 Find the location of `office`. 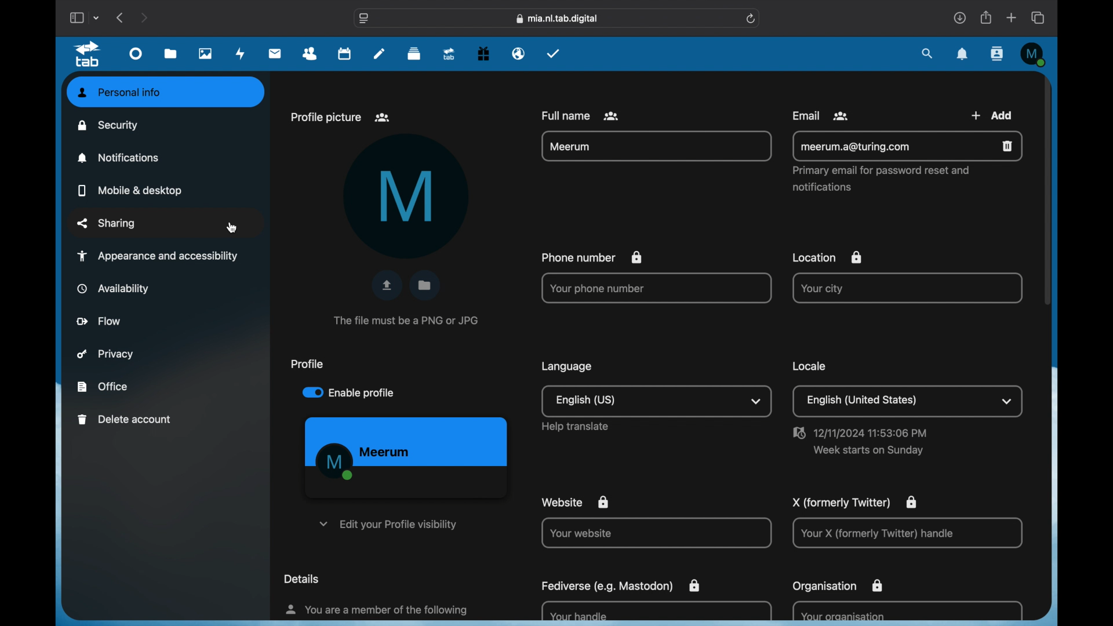

office is located at coordinates (102, 387).